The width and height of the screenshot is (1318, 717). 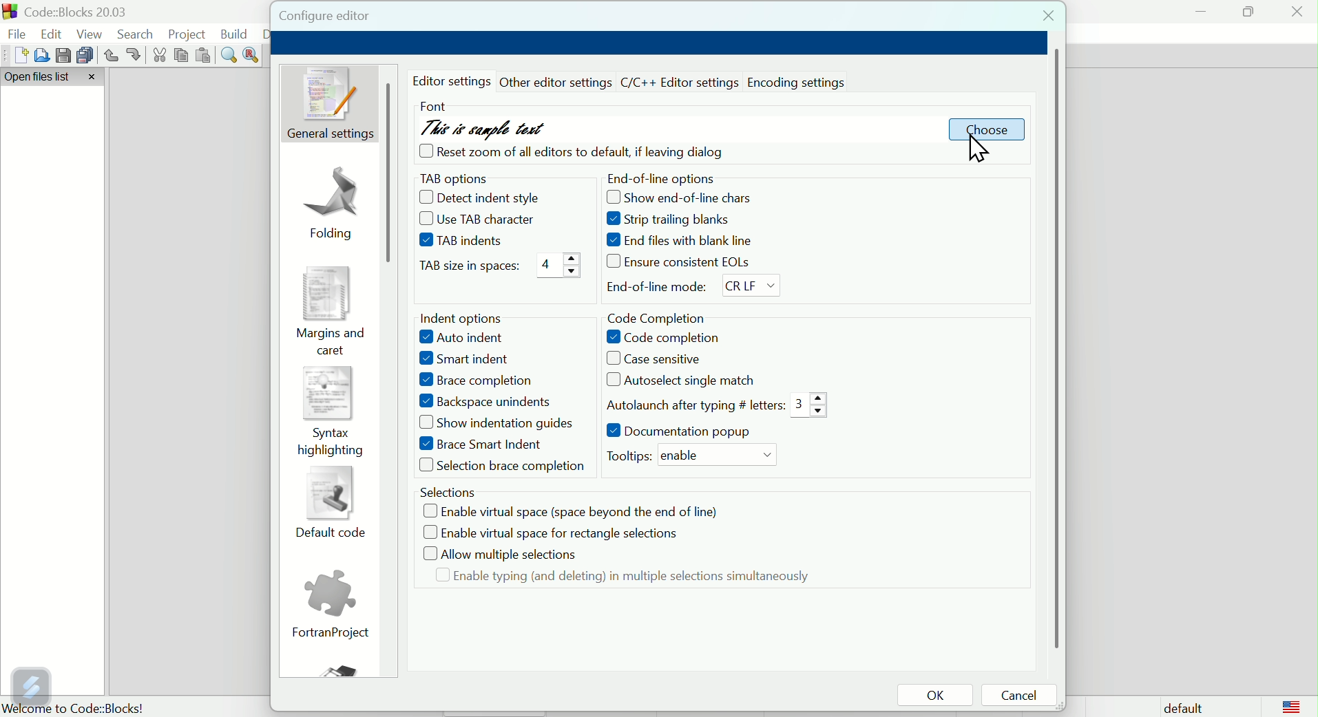 What do you see at coordinates (1247, 11) in the screenshot?
I see `maximise` at bounding box center [1247, 11].